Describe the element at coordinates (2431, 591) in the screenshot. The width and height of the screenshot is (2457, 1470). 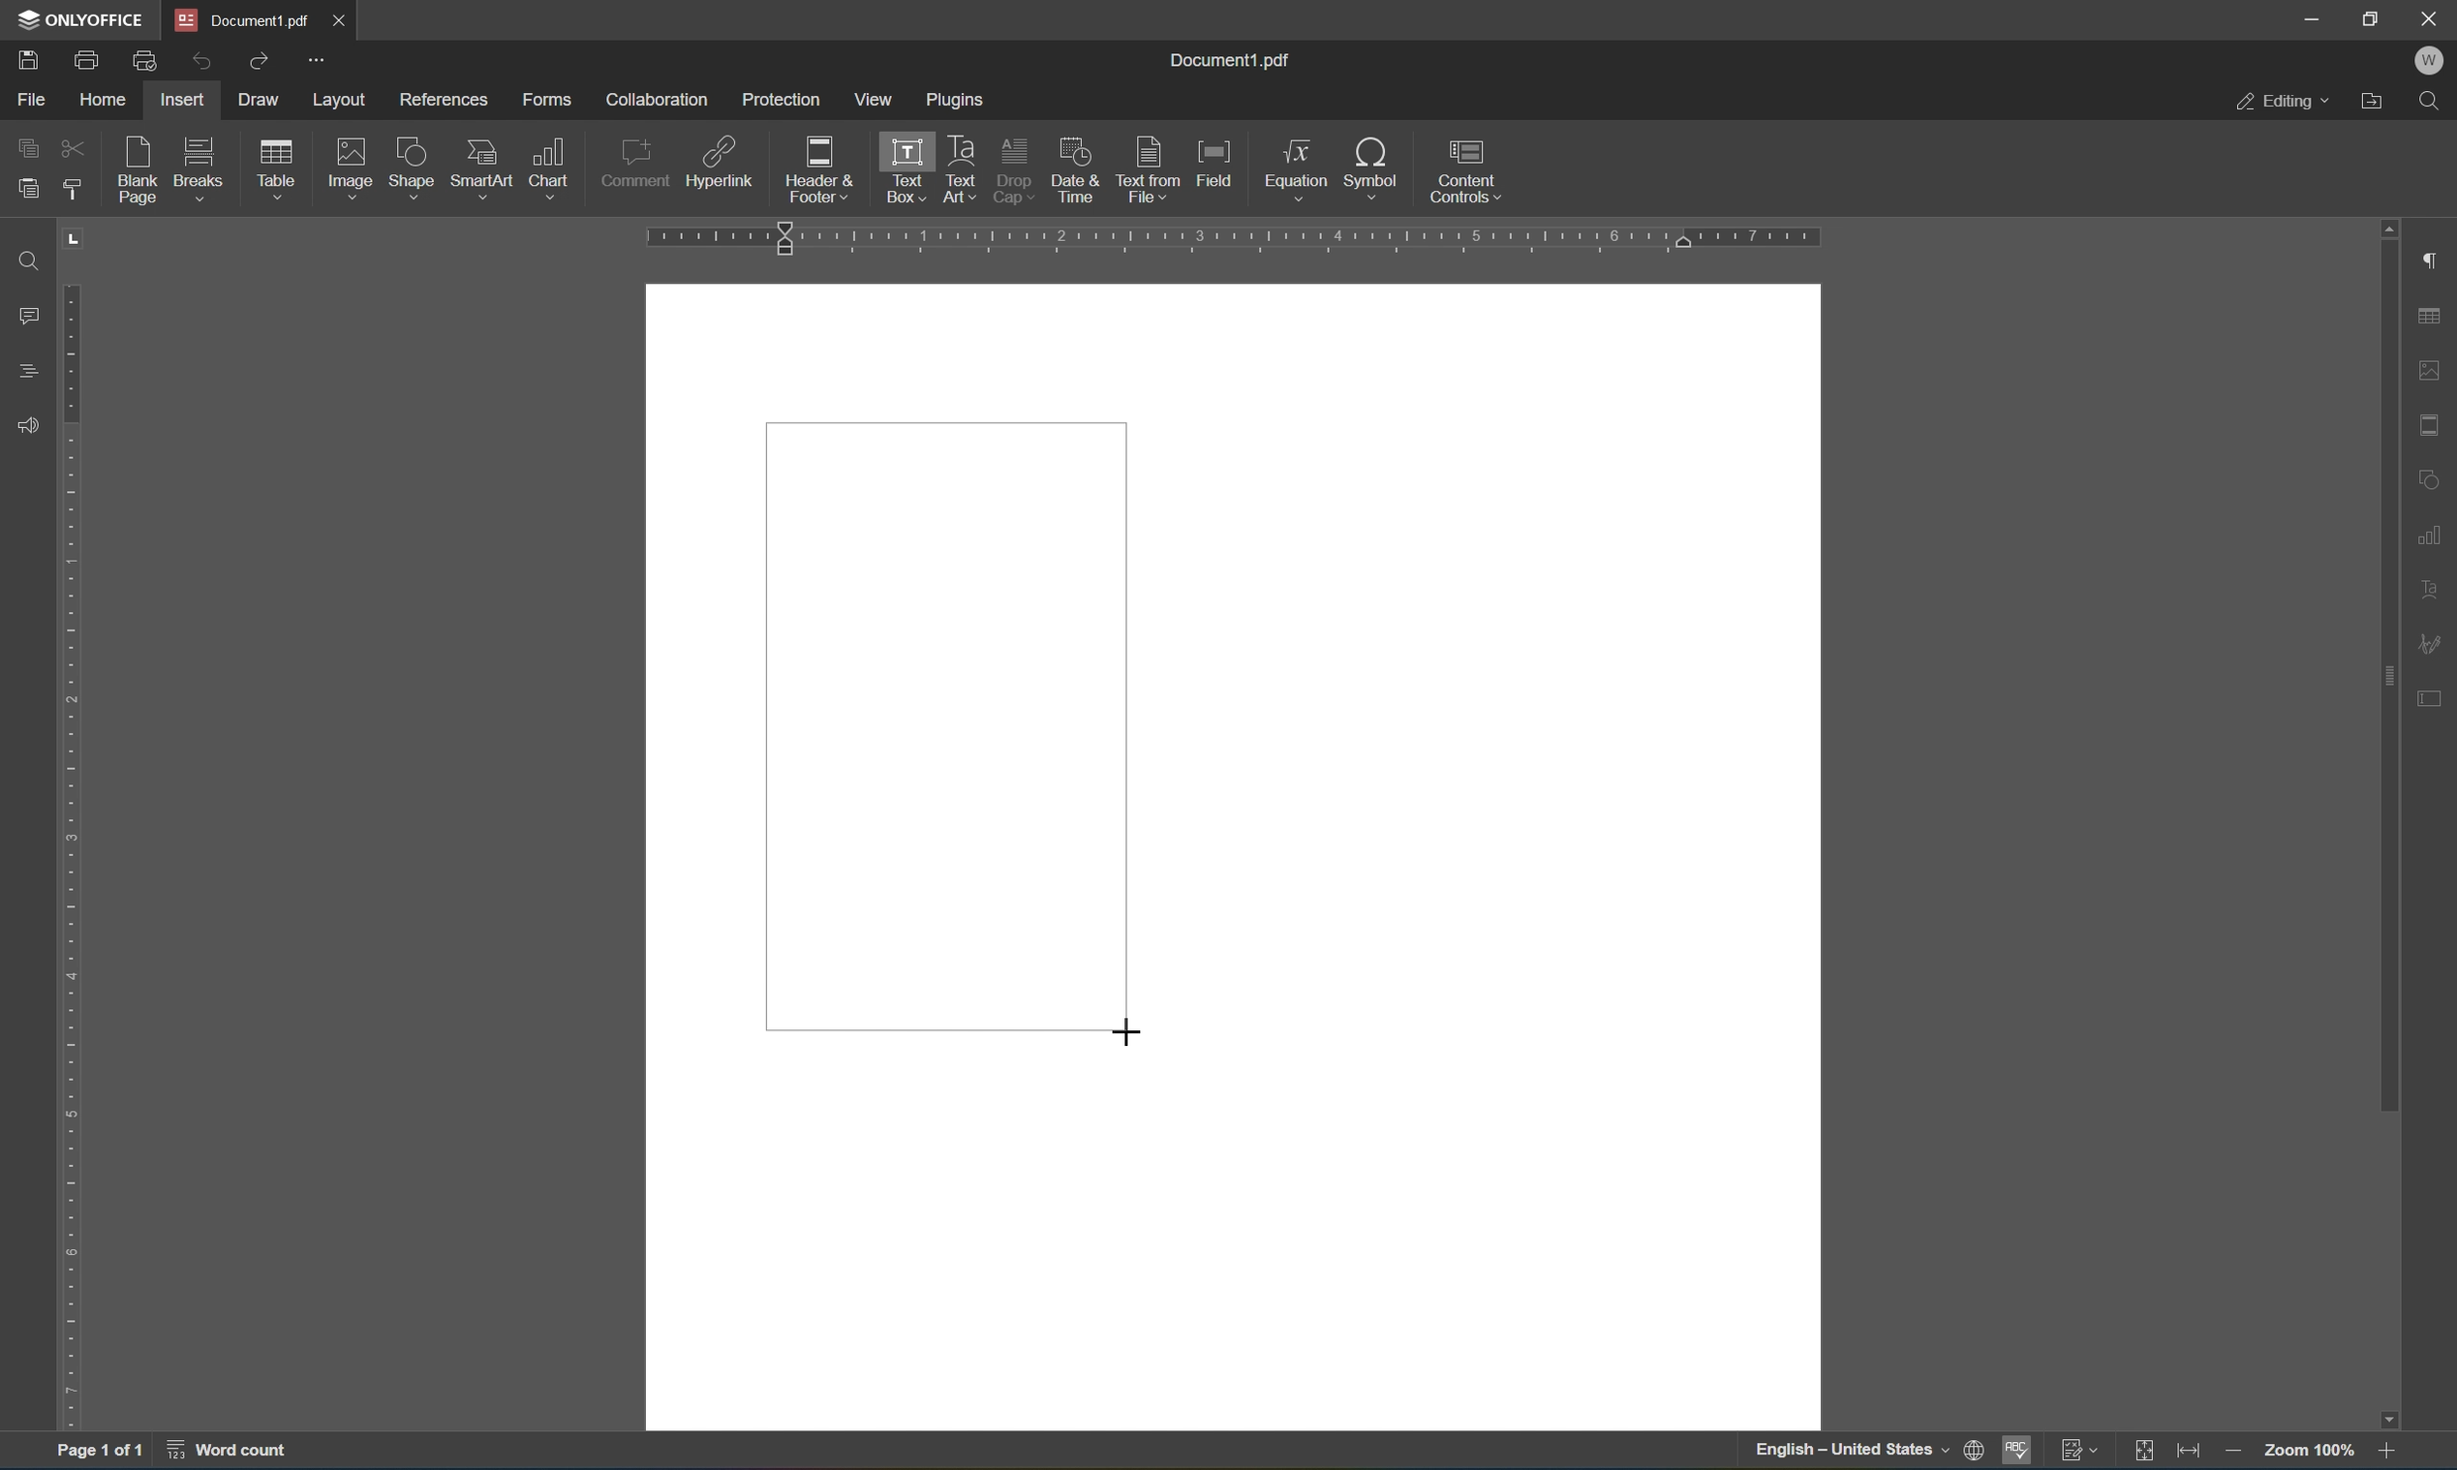
I see `text art settings` at that location.